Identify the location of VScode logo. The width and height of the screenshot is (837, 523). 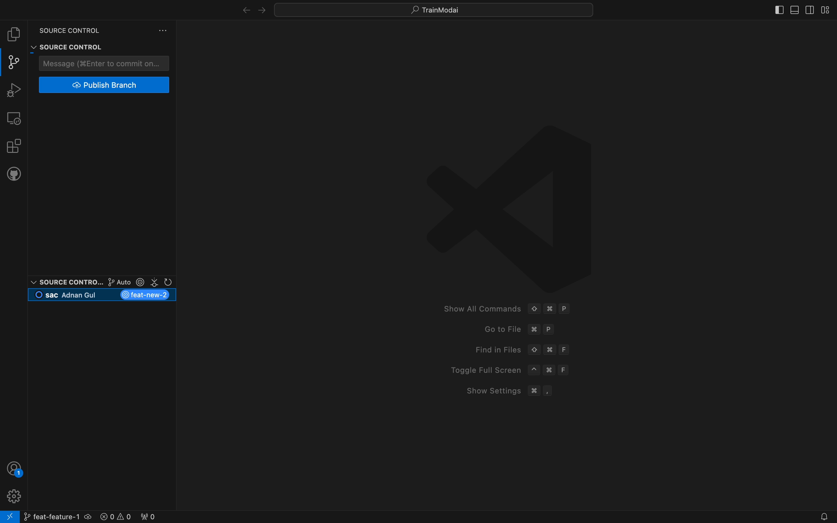
(507, 207).